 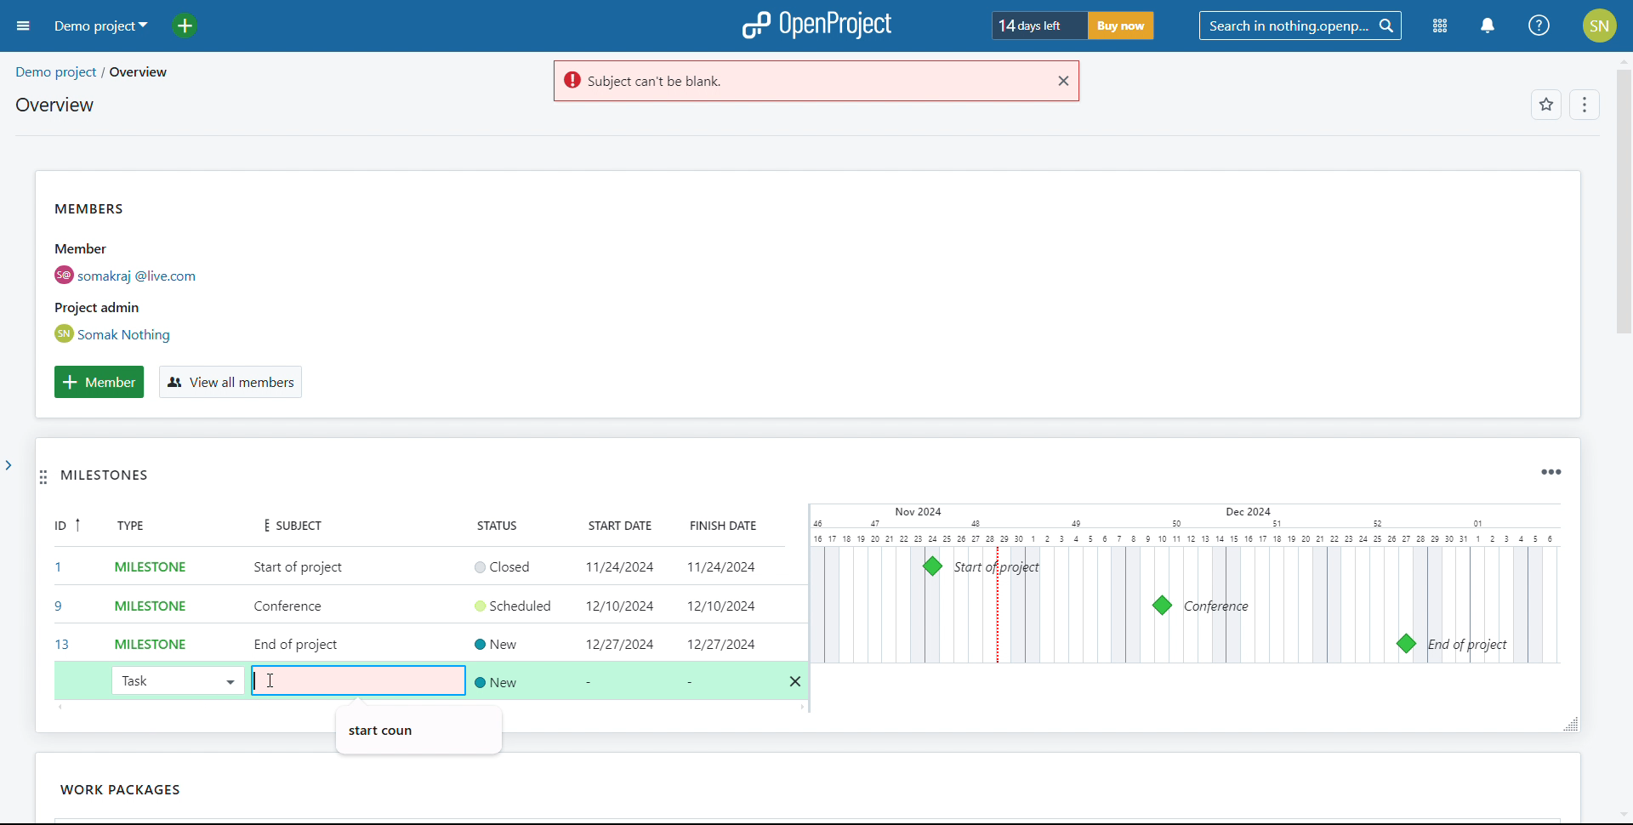 What do you see at coordinates (1300, 26) in the screenshot?
I see `search` at bounding box center [1300, 26].